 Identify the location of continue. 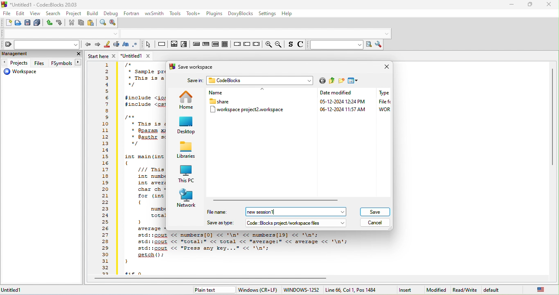
(246, 43).